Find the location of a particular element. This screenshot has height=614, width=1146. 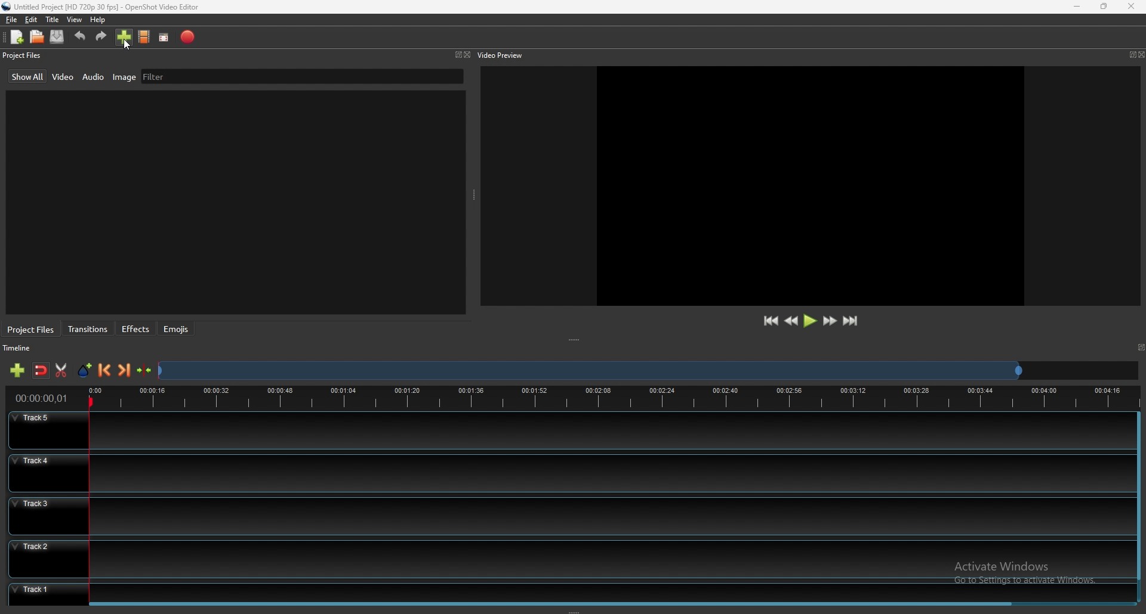

track 1 is located at coordinates (566, 591).